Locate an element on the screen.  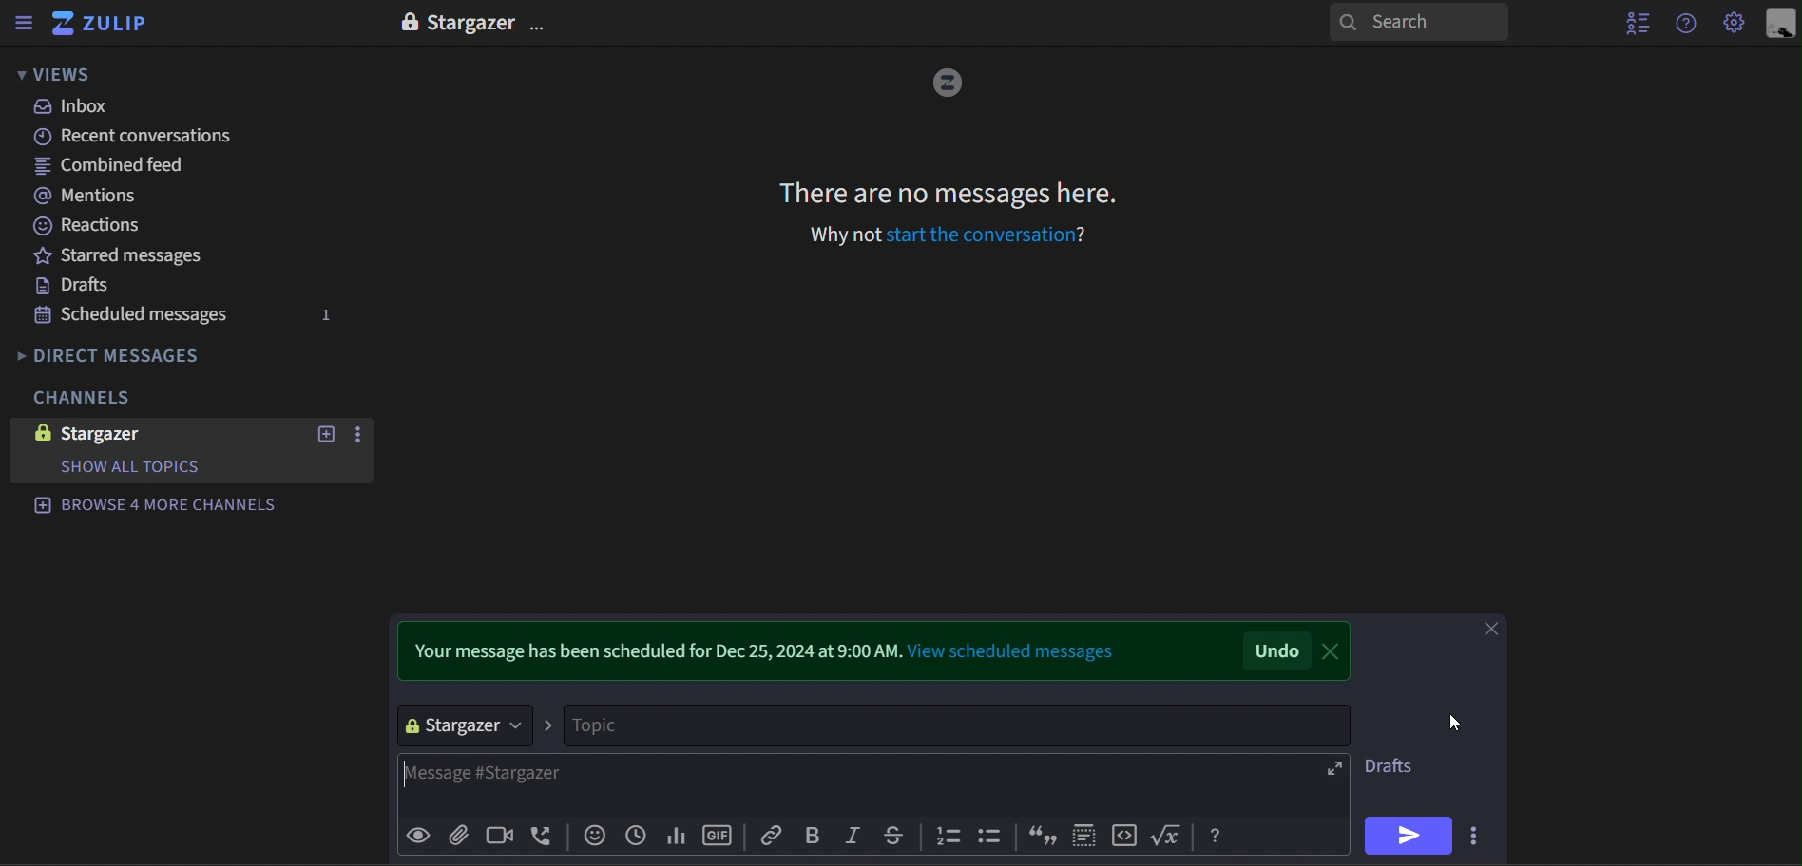
strike through is located at coordinates (900, 837).